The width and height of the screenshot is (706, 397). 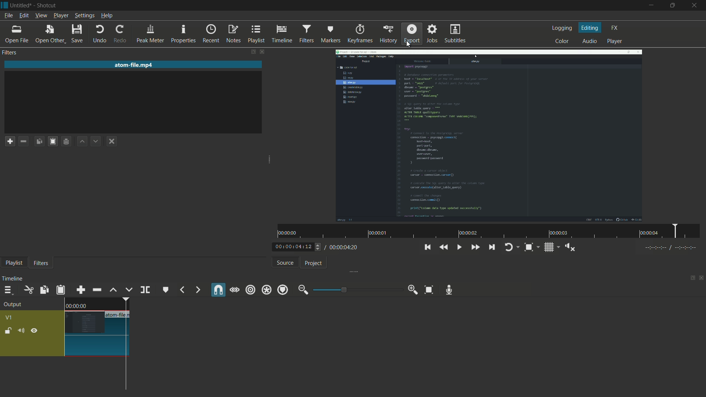 What do you see at coordinates (150, 35) in the screenshot?
I see `peak meter` at bounding box center [150, 35].